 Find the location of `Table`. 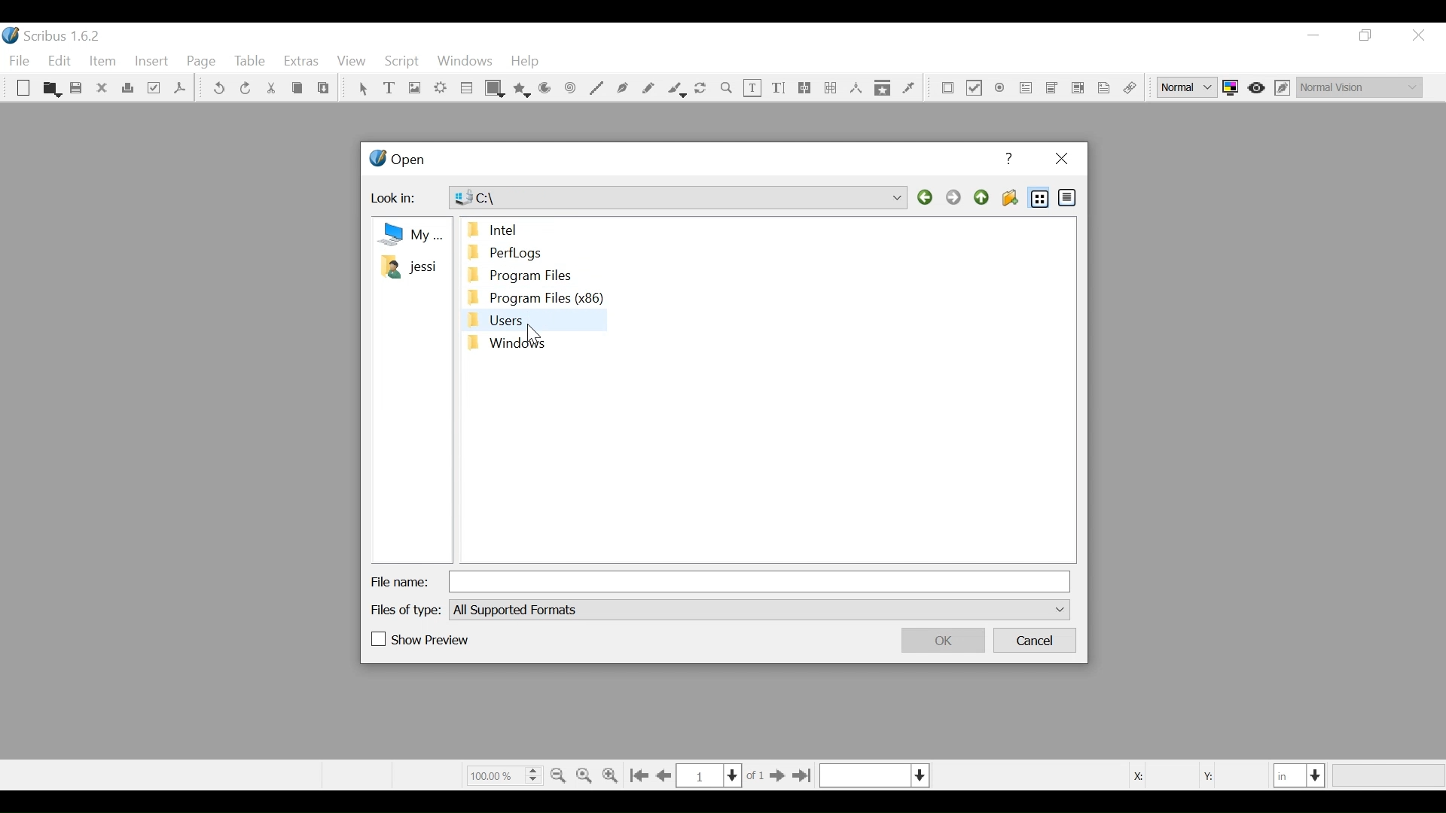

Table is located at coordinates (467, 90).